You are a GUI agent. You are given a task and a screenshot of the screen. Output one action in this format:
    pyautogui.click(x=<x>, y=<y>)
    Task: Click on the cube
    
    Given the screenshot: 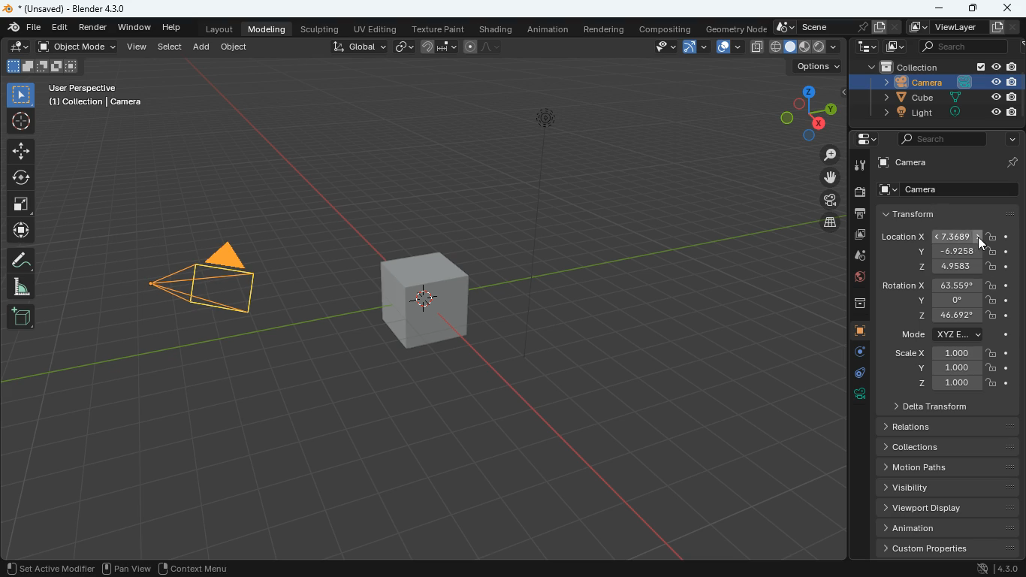 What is the action you would take?
    pyautogui.click(x=430, y=298)
    